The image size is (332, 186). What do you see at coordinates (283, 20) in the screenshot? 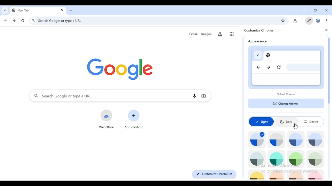
I see `bookmark this tab` at bounding box center [283, 20].